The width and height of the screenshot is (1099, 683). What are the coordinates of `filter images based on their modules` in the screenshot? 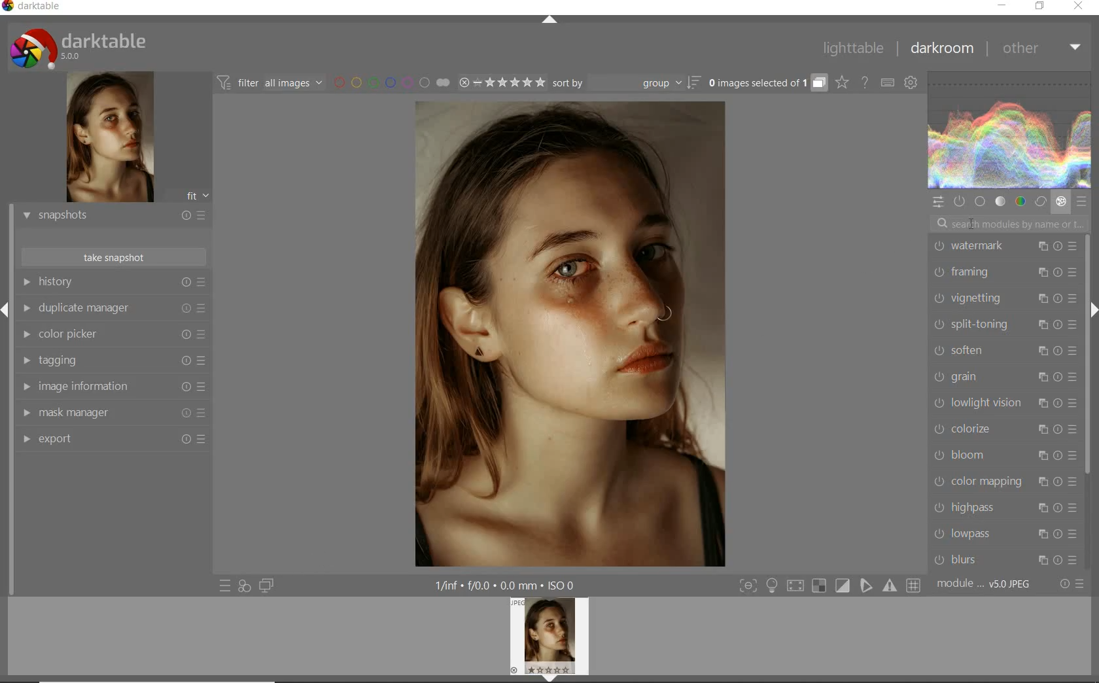 It's located at (268, 82).